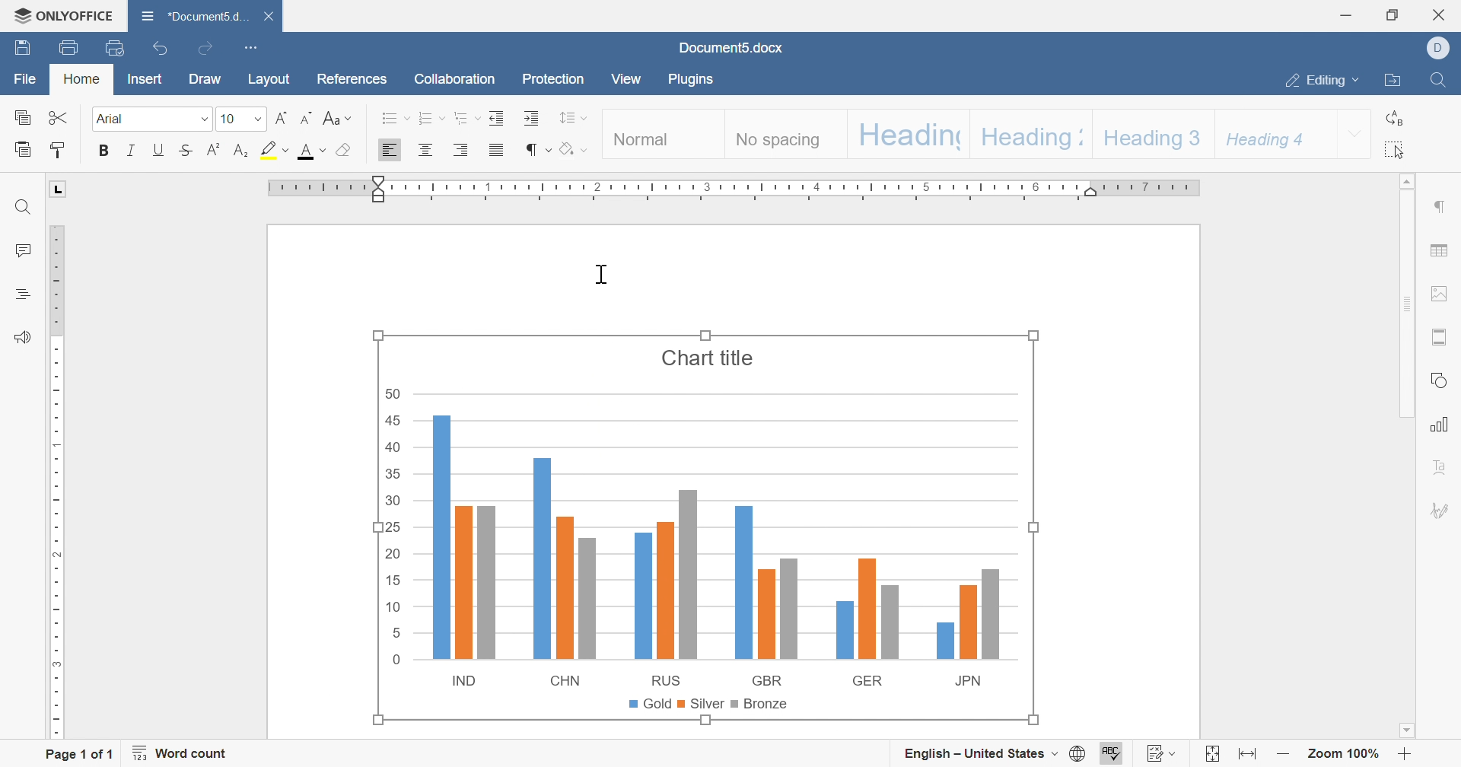 The image size is (1461, 767). I want to click on chart settings, so click(1441, 425).